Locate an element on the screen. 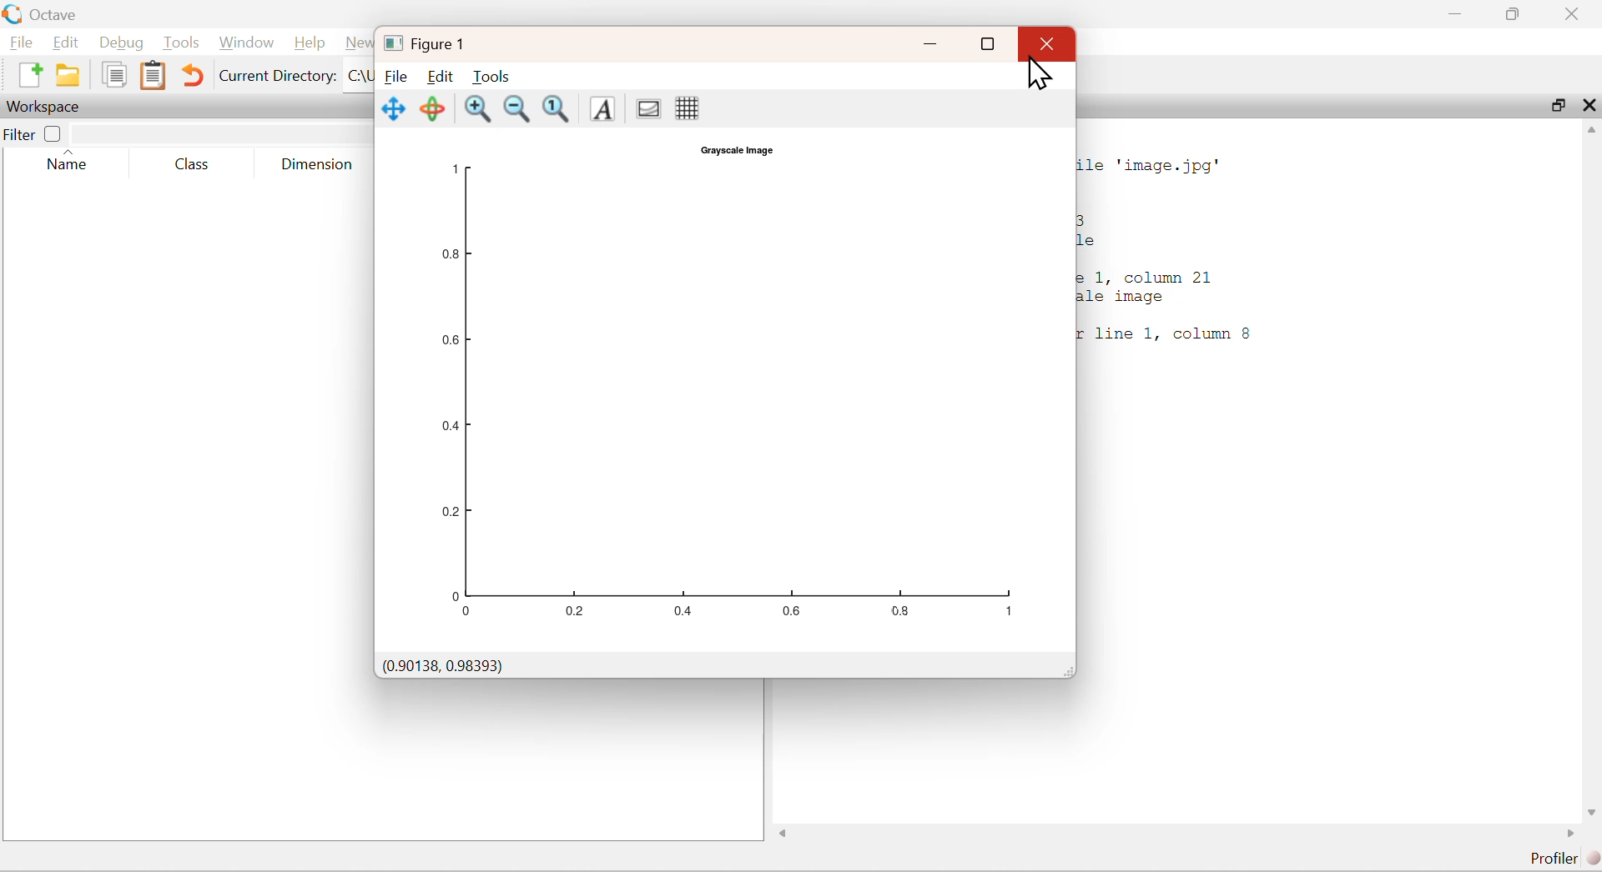 The height and width of the screenshot is (872, 1602). Edit is located at coordinates (68, 44).